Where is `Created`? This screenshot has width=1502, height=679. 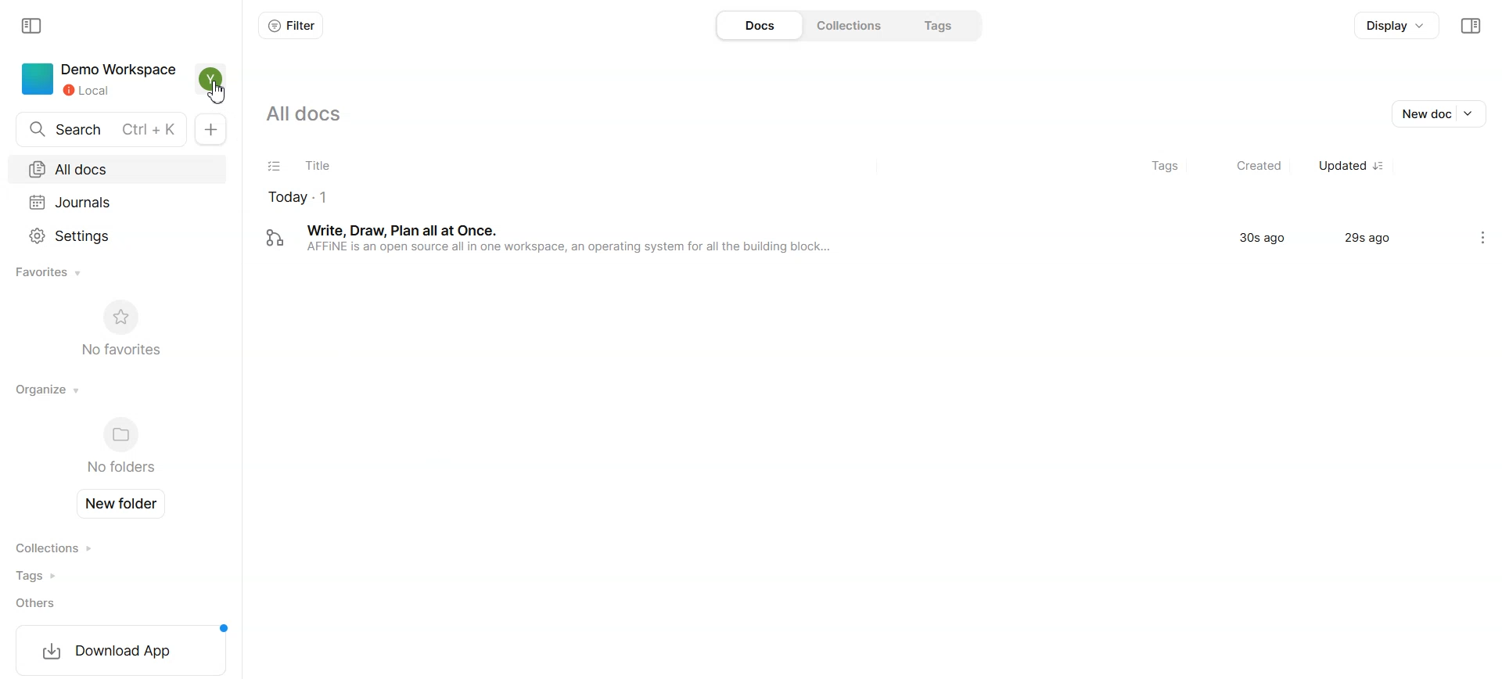
Created is located at coordinates (1251, 166).